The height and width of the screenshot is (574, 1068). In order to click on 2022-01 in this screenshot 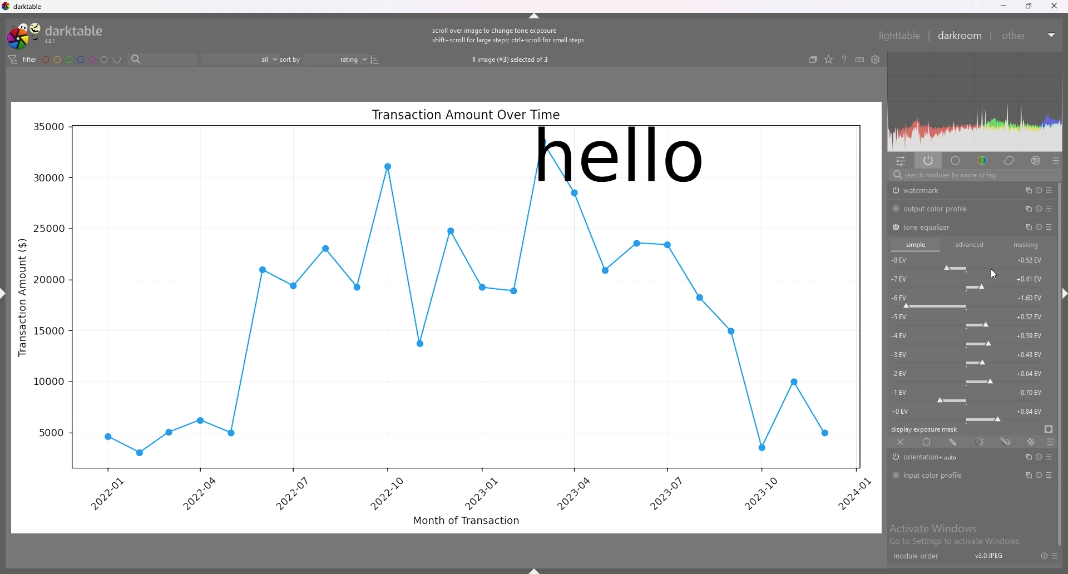, I will do `click(111, 494)`.